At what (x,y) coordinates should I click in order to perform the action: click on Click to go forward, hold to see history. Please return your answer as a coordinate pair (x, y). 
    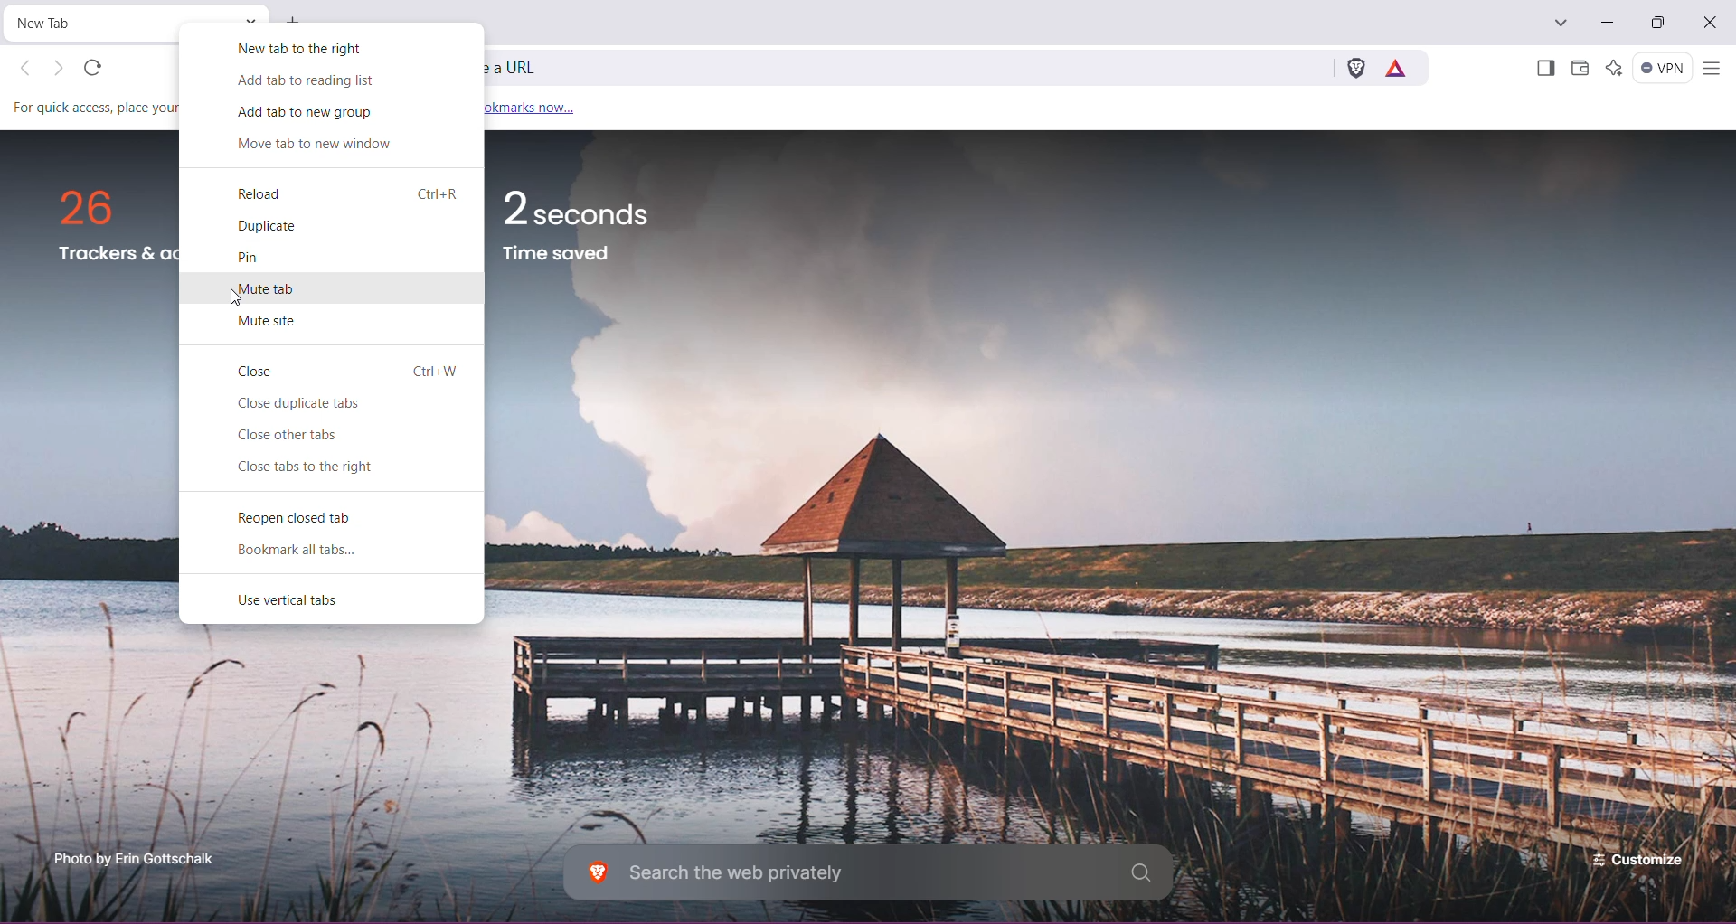
    Looking at the image, I should click on (59, 68).